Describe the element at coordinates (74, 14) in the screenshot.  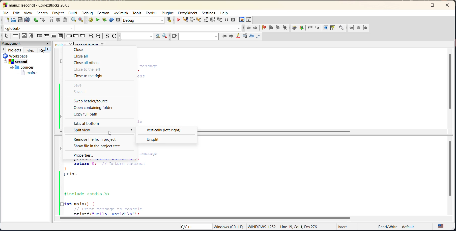
I see `build` at that location.